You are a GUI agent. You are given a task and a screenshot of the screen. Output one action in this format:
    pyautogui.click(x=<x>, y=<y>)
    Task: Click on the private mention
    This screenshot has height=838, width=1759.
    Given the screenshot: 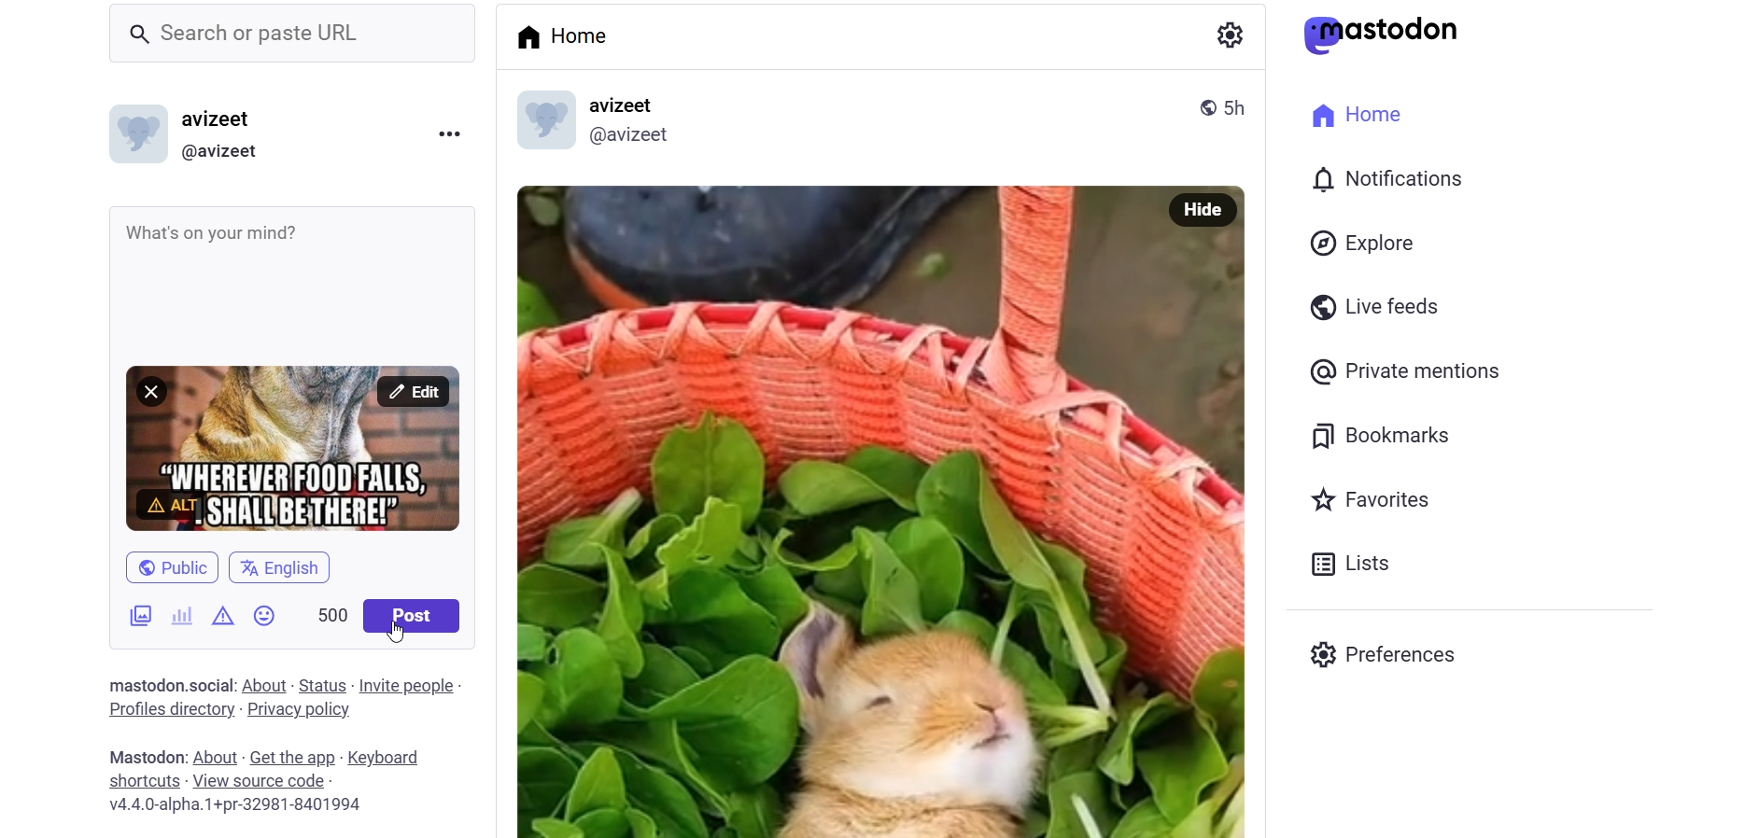 What is the action you would take?
    pyautogui.click(x=1414, y=372)
    